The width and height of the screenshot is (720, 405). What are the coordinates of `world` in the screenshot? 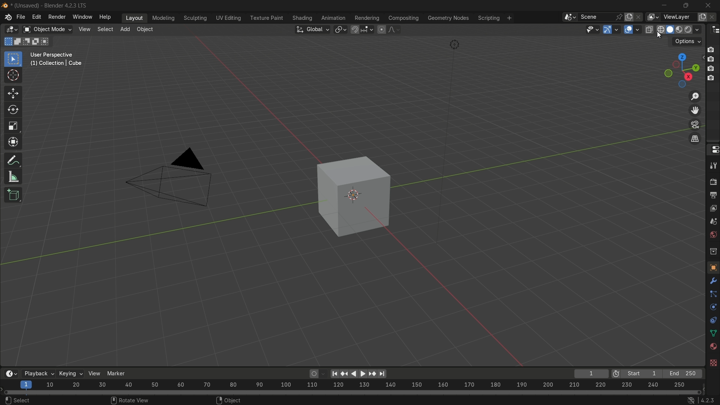 It's located at (712, 235).